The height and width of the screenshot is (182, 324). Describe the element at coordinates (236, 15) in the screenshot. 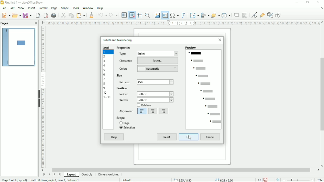

I see `Shadow` at that location.